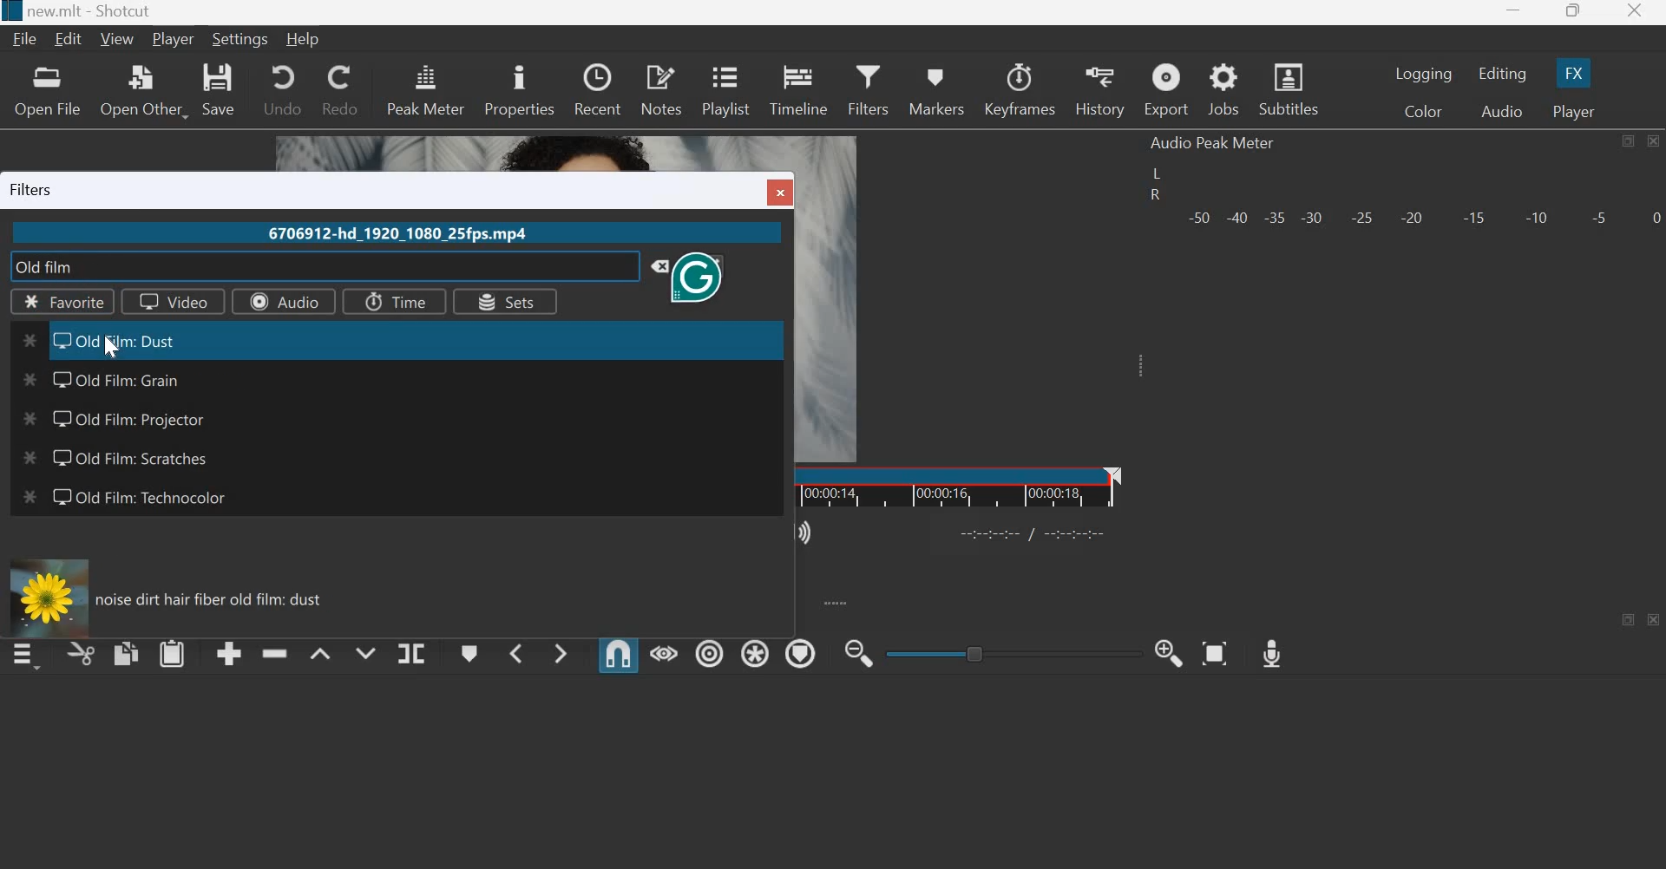 Image resolution: width=1666 pixels, height=869 pixels. I want to click on Color, so click(1427, 113).